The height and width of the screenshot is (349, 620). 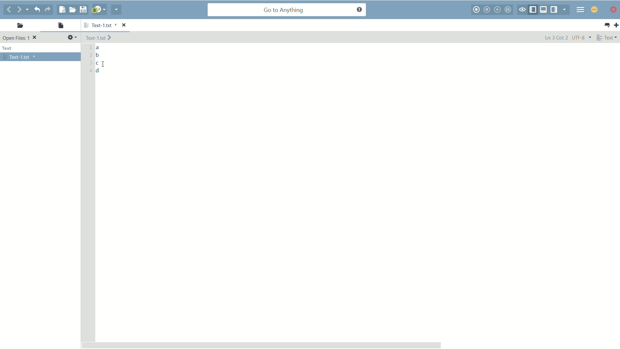 What do you see at coordinates (99, 38) in the screenshot?
I see `Text-1.txt >` at bounding box center [99, 38].